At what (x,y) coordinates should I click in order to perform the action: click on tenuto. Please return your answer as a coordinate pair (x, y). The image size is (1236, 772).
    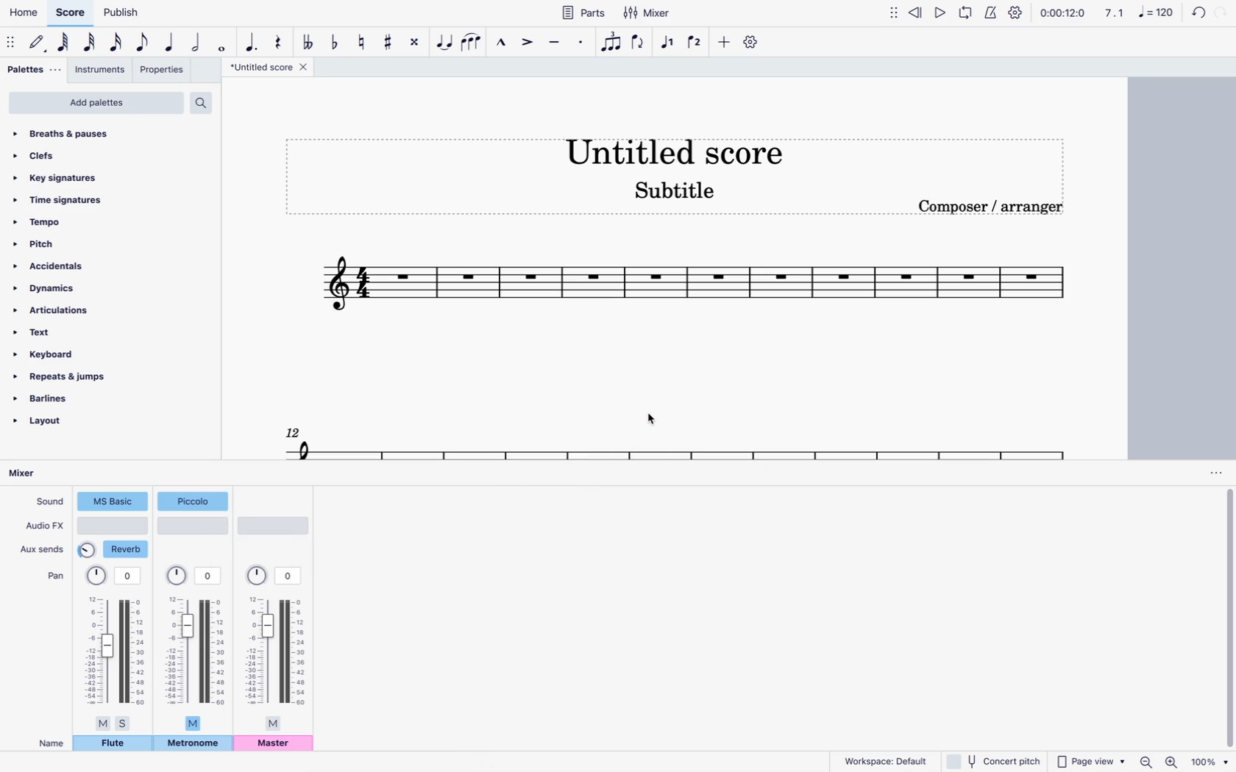
    Looking at the image, I should click on (553, 43).